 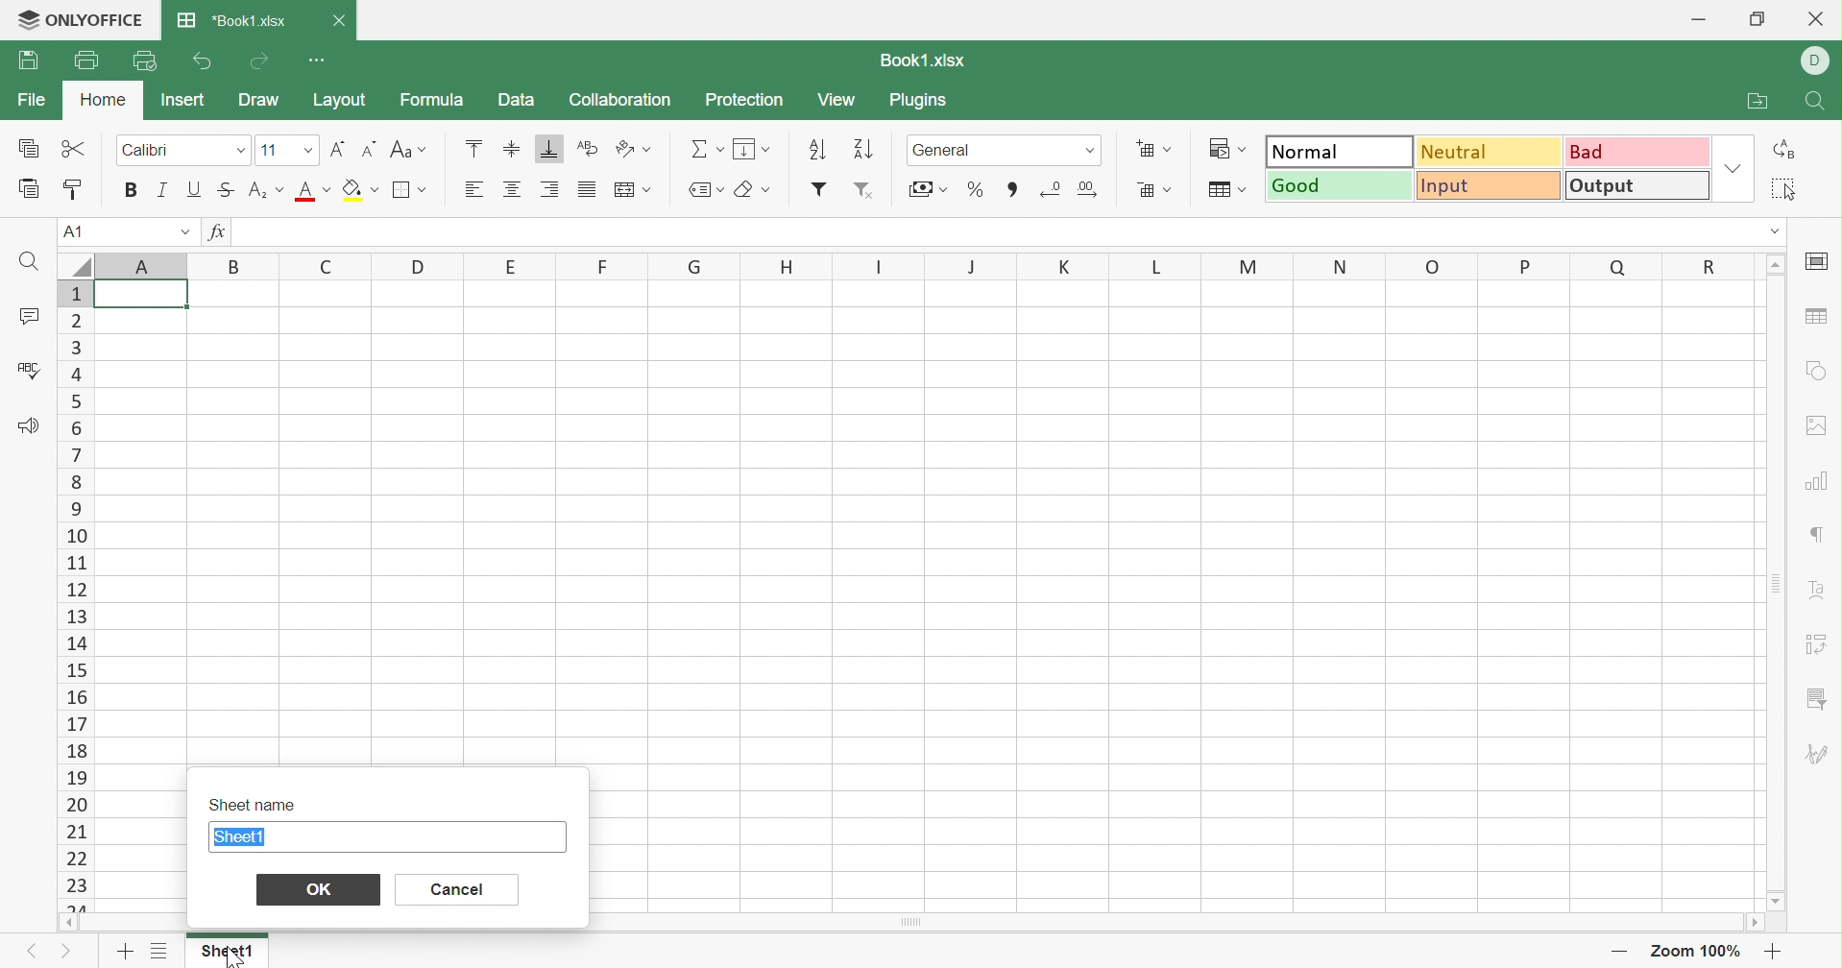 I want to click on Bad, so click(x=1637, y=151).